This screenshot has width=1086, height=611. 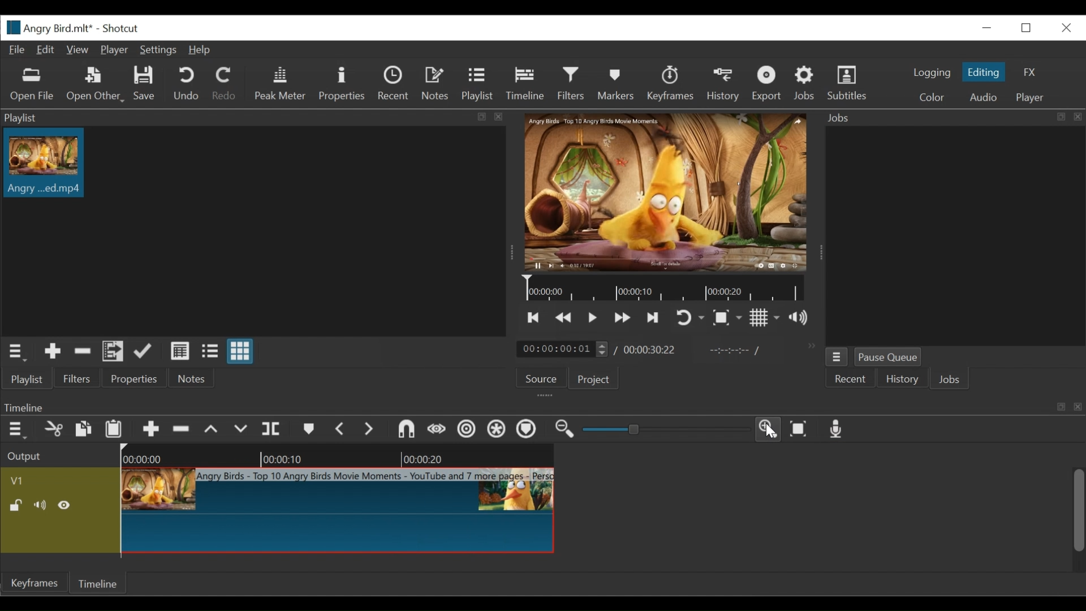 What do you see at coordinates (691, 317) in the screenshot?
I see `Toggle player looping` at bounding box center [691, 317].